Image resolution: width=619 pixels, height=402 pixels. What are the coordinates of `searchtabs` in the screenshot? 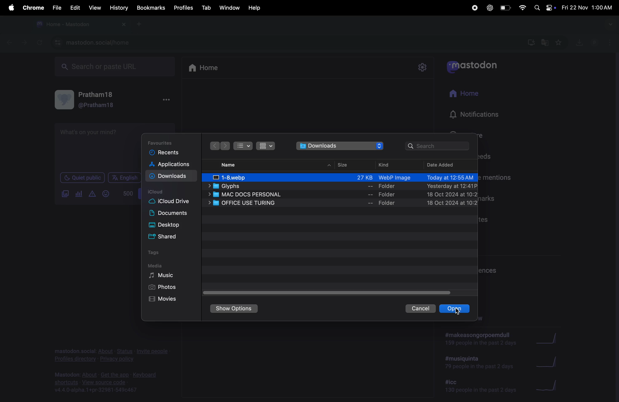 It's located at (609, 25).